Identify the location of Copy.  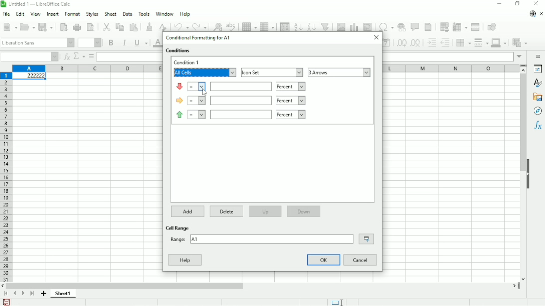
(119, 26).